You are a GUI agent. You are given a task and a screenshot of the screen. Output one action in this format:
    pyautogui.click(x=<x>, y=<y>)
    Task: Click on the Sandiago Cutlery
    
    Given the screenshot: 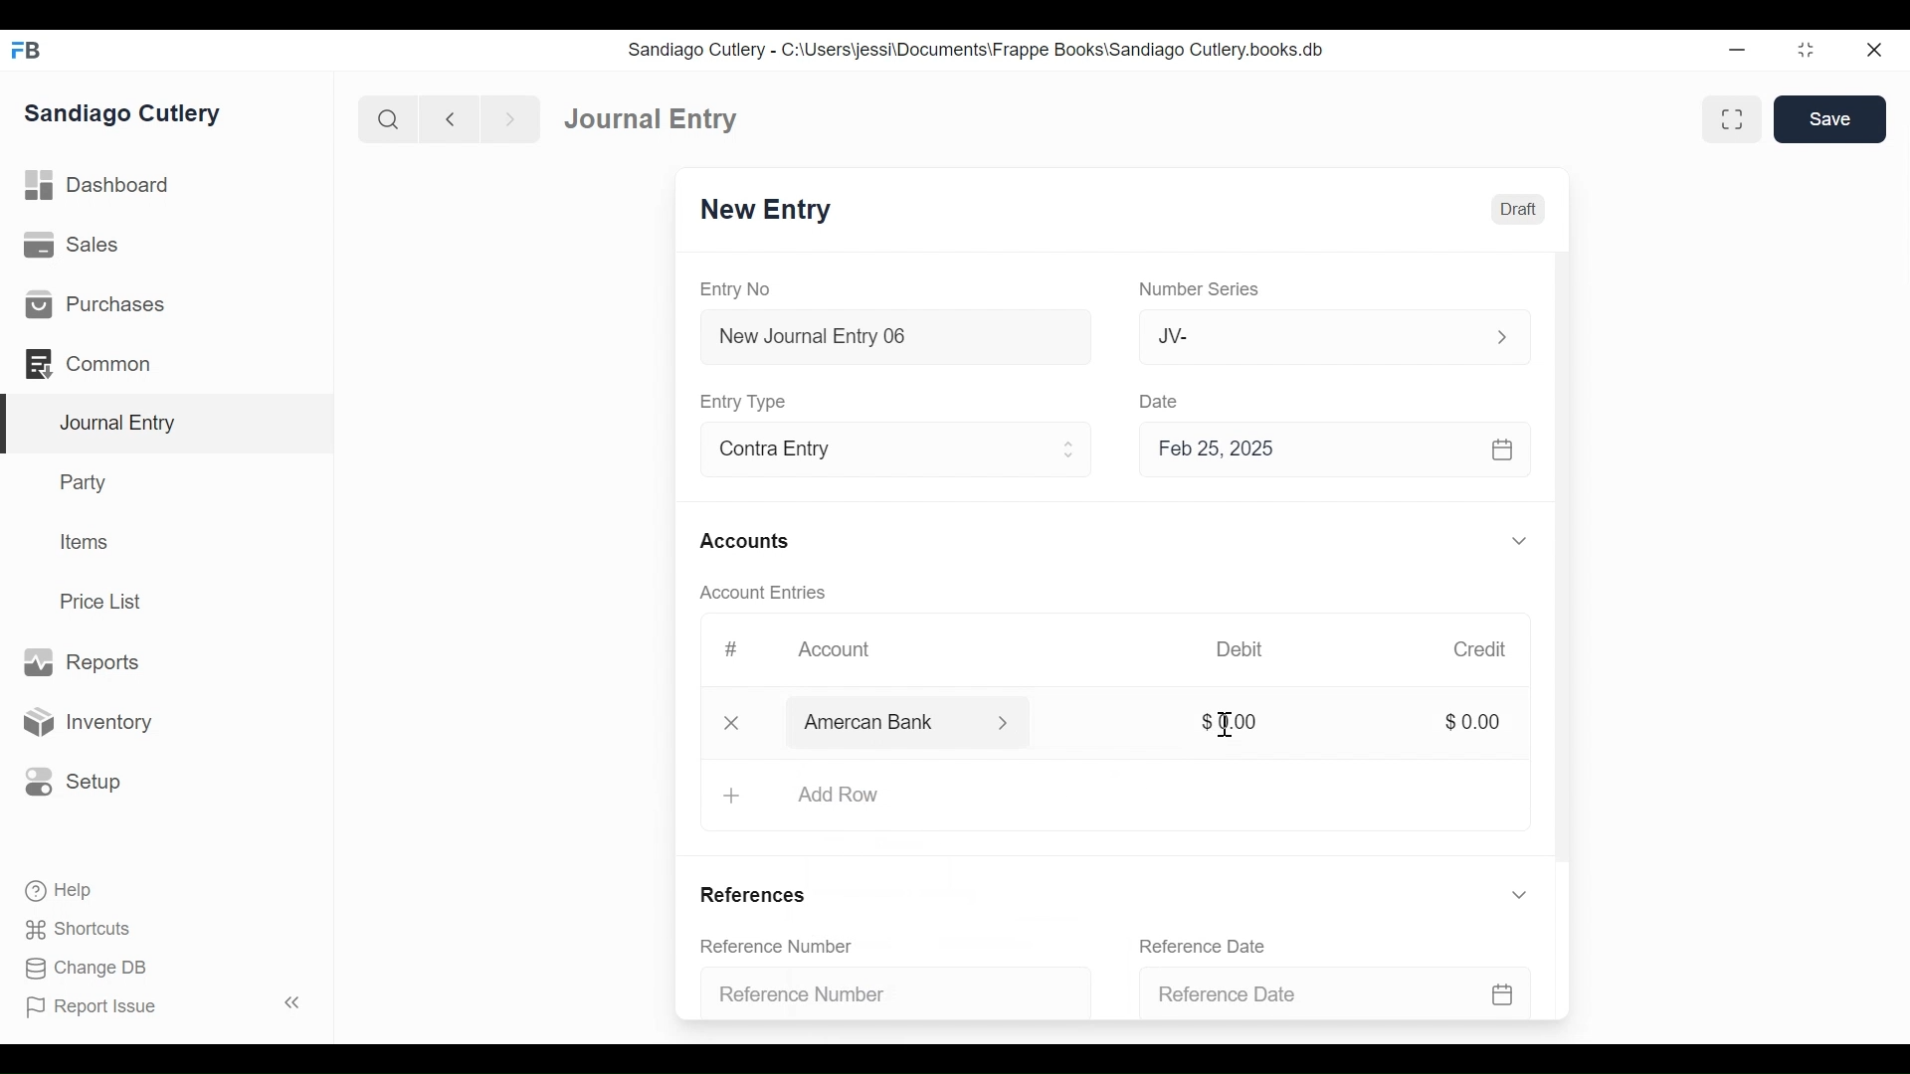 What is the action you would take?
    pyautogui.click(x=125, y=114)
    